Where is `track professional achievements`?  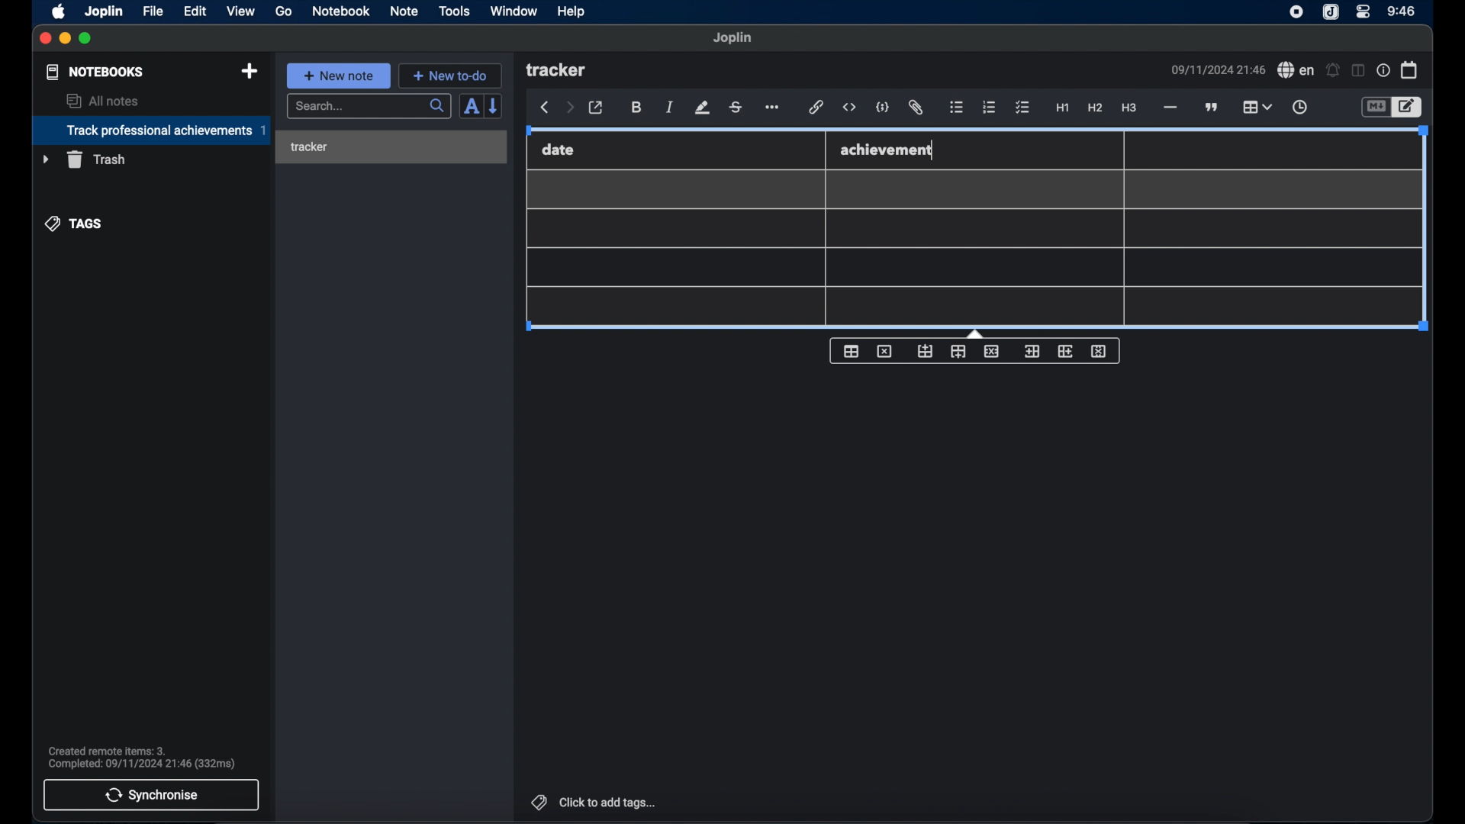
track professional achievements is located at coordinates (150, 130).